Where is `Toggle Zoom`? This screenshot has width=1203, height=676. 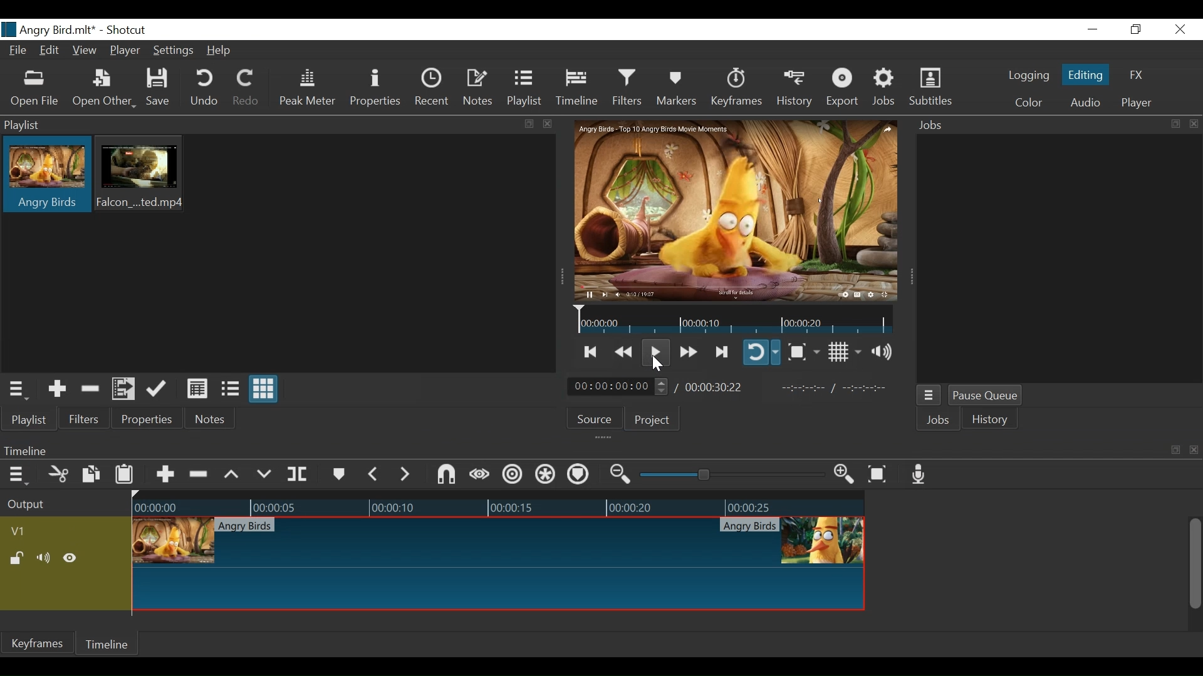 Toggle Zoom is located at coordinates (803, 352).